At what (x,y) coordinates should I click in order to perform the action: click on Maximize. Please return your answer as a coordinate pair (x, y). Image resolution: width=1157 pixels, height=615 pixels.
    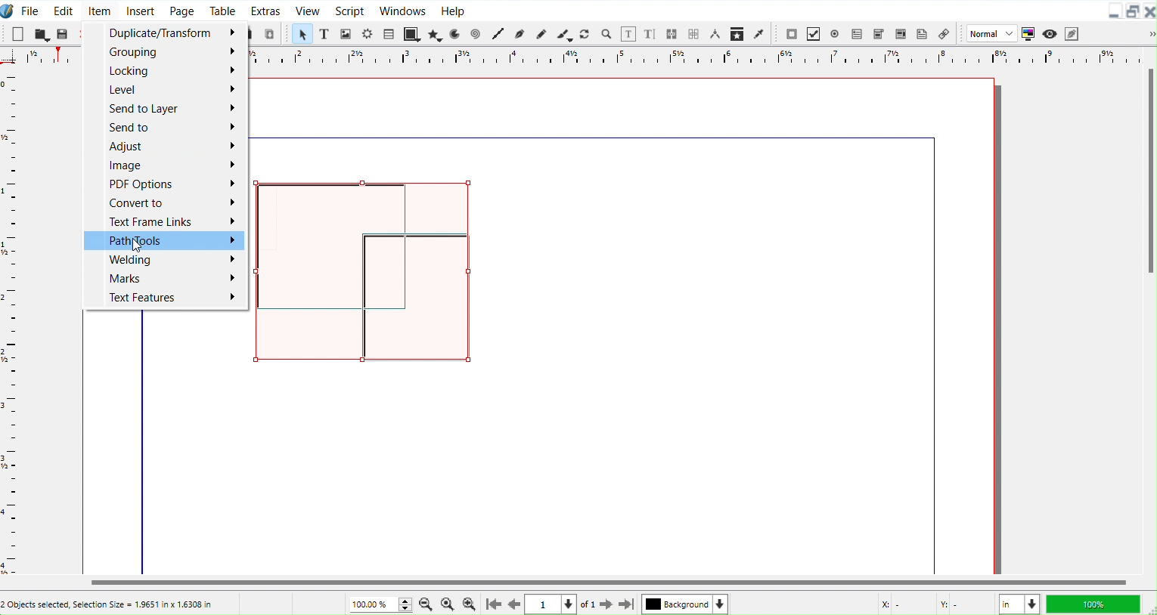
    Looking at the image, I should click on (1134, 11).